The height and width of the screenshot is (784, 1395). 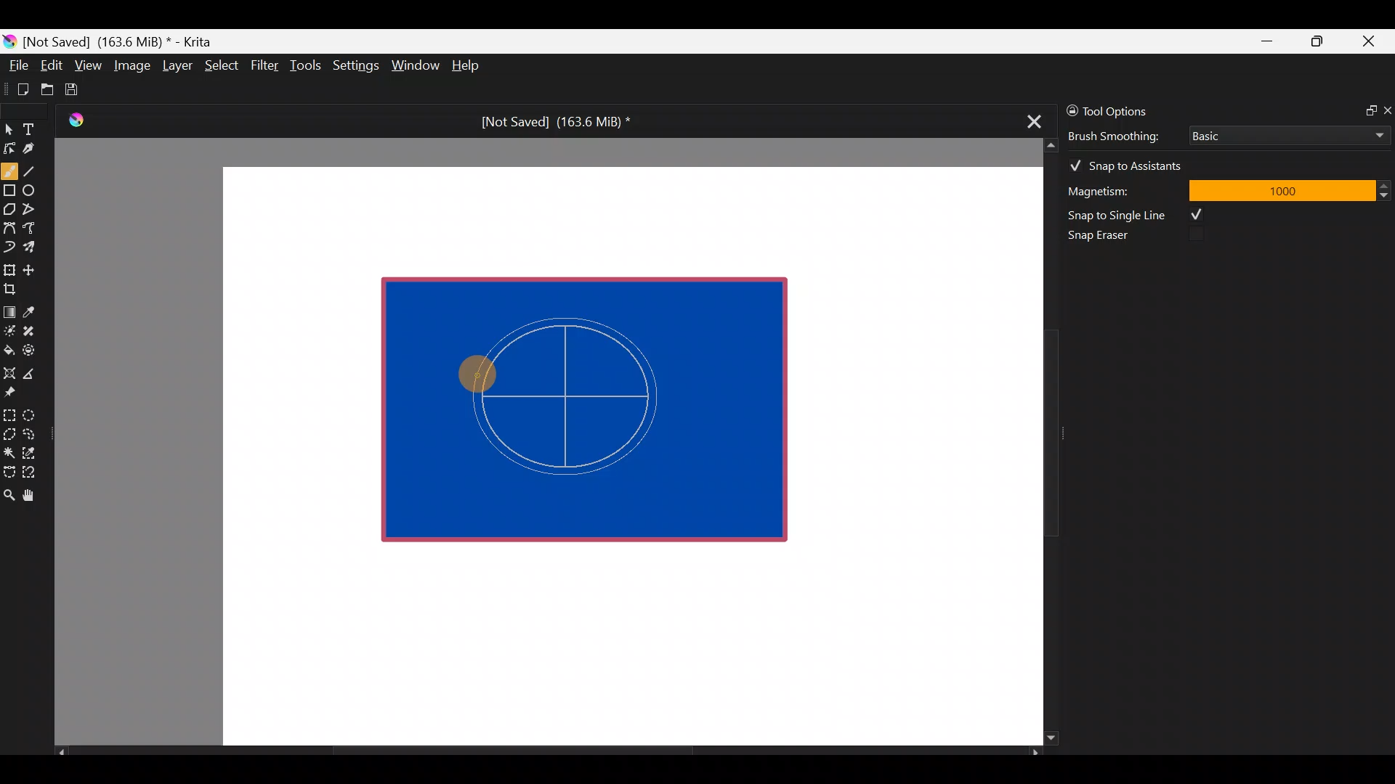 I want to click on Snap to single line, so click(x=1141, y=215).